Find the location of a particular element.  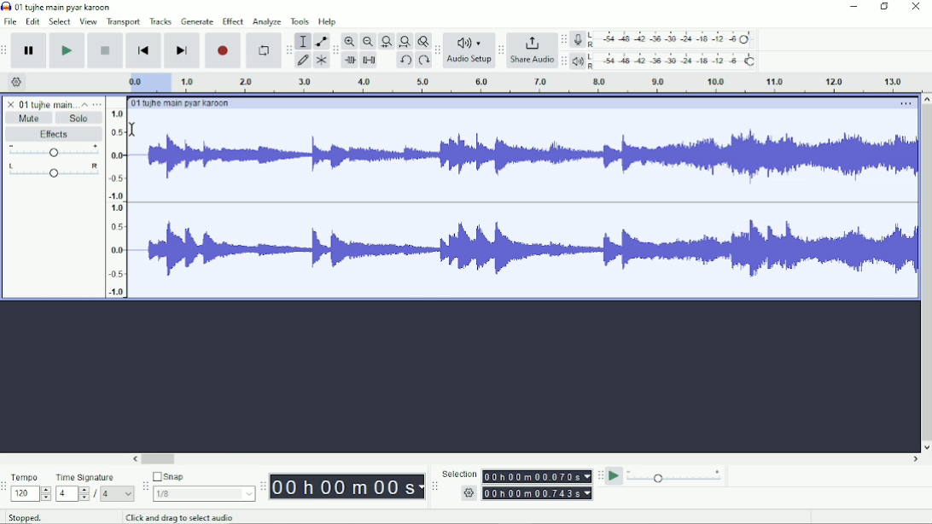

Cursor is located at coordinates (133, 128).